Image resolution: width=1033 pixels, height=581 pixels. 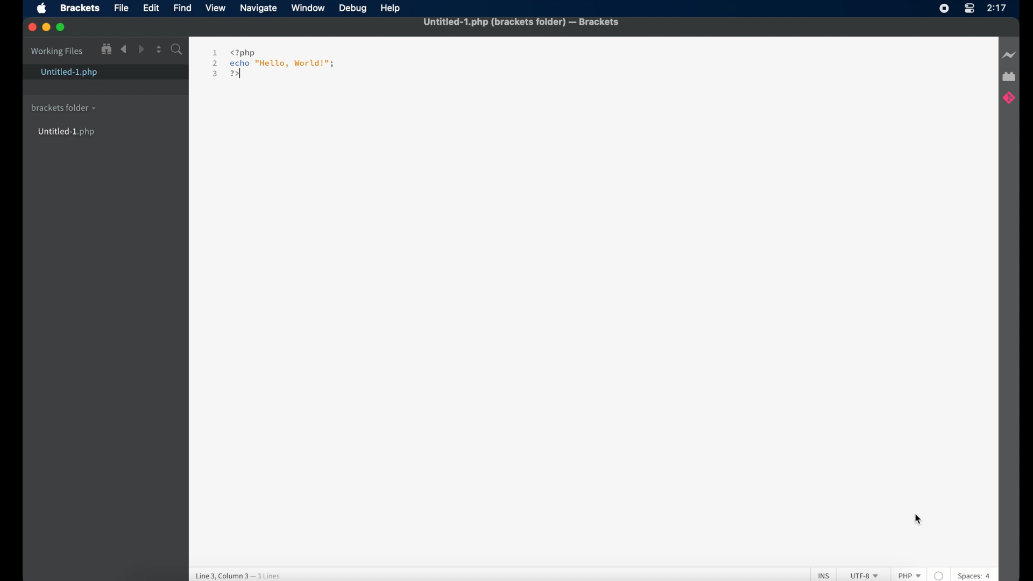 I want to click on cursor, so click(x=918, y=521).